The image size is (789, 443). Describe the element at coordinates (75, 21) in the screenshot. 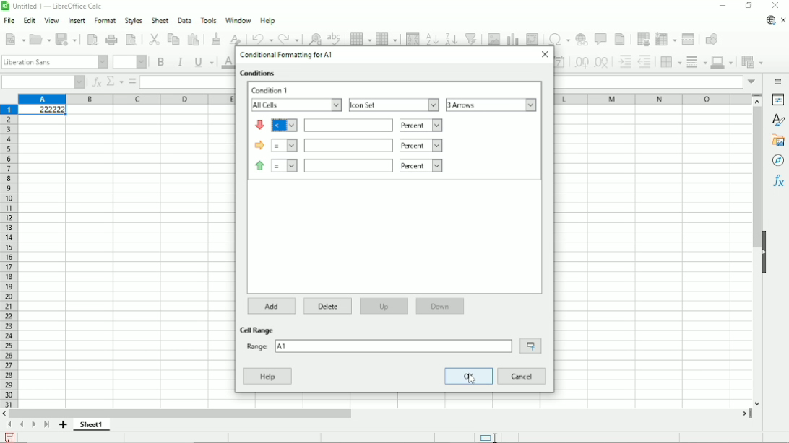

I see `Insert` at that location.